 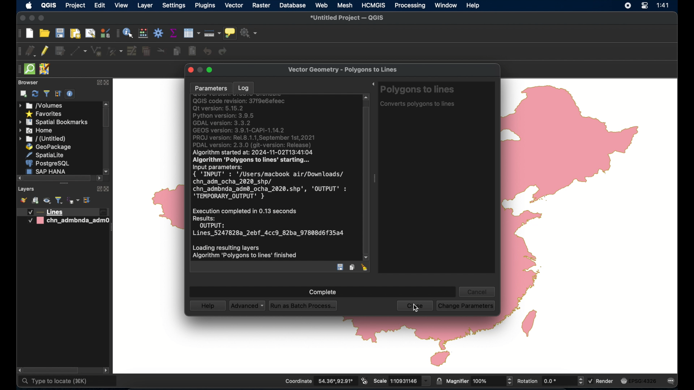 I want to click on save edits, so click(x=60, y=51).